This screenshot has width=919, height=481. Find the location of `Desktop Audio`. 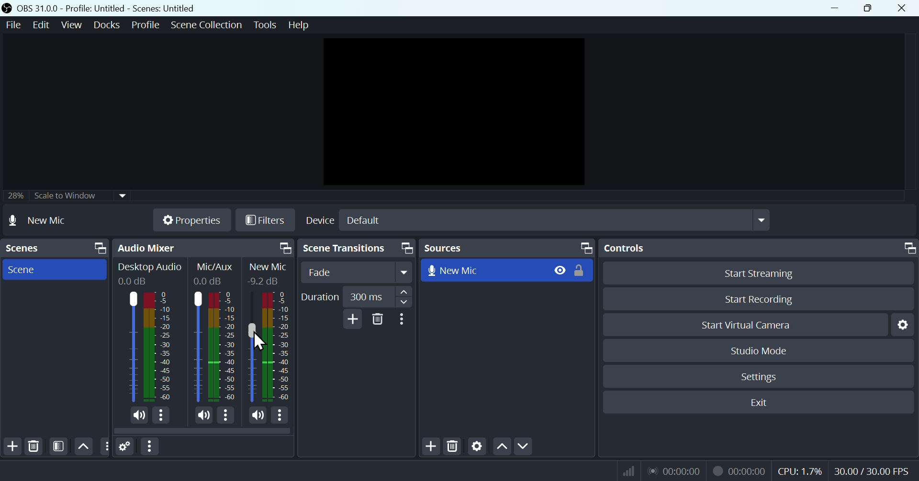

Desktop Audio is located at coordinates (150, 268).